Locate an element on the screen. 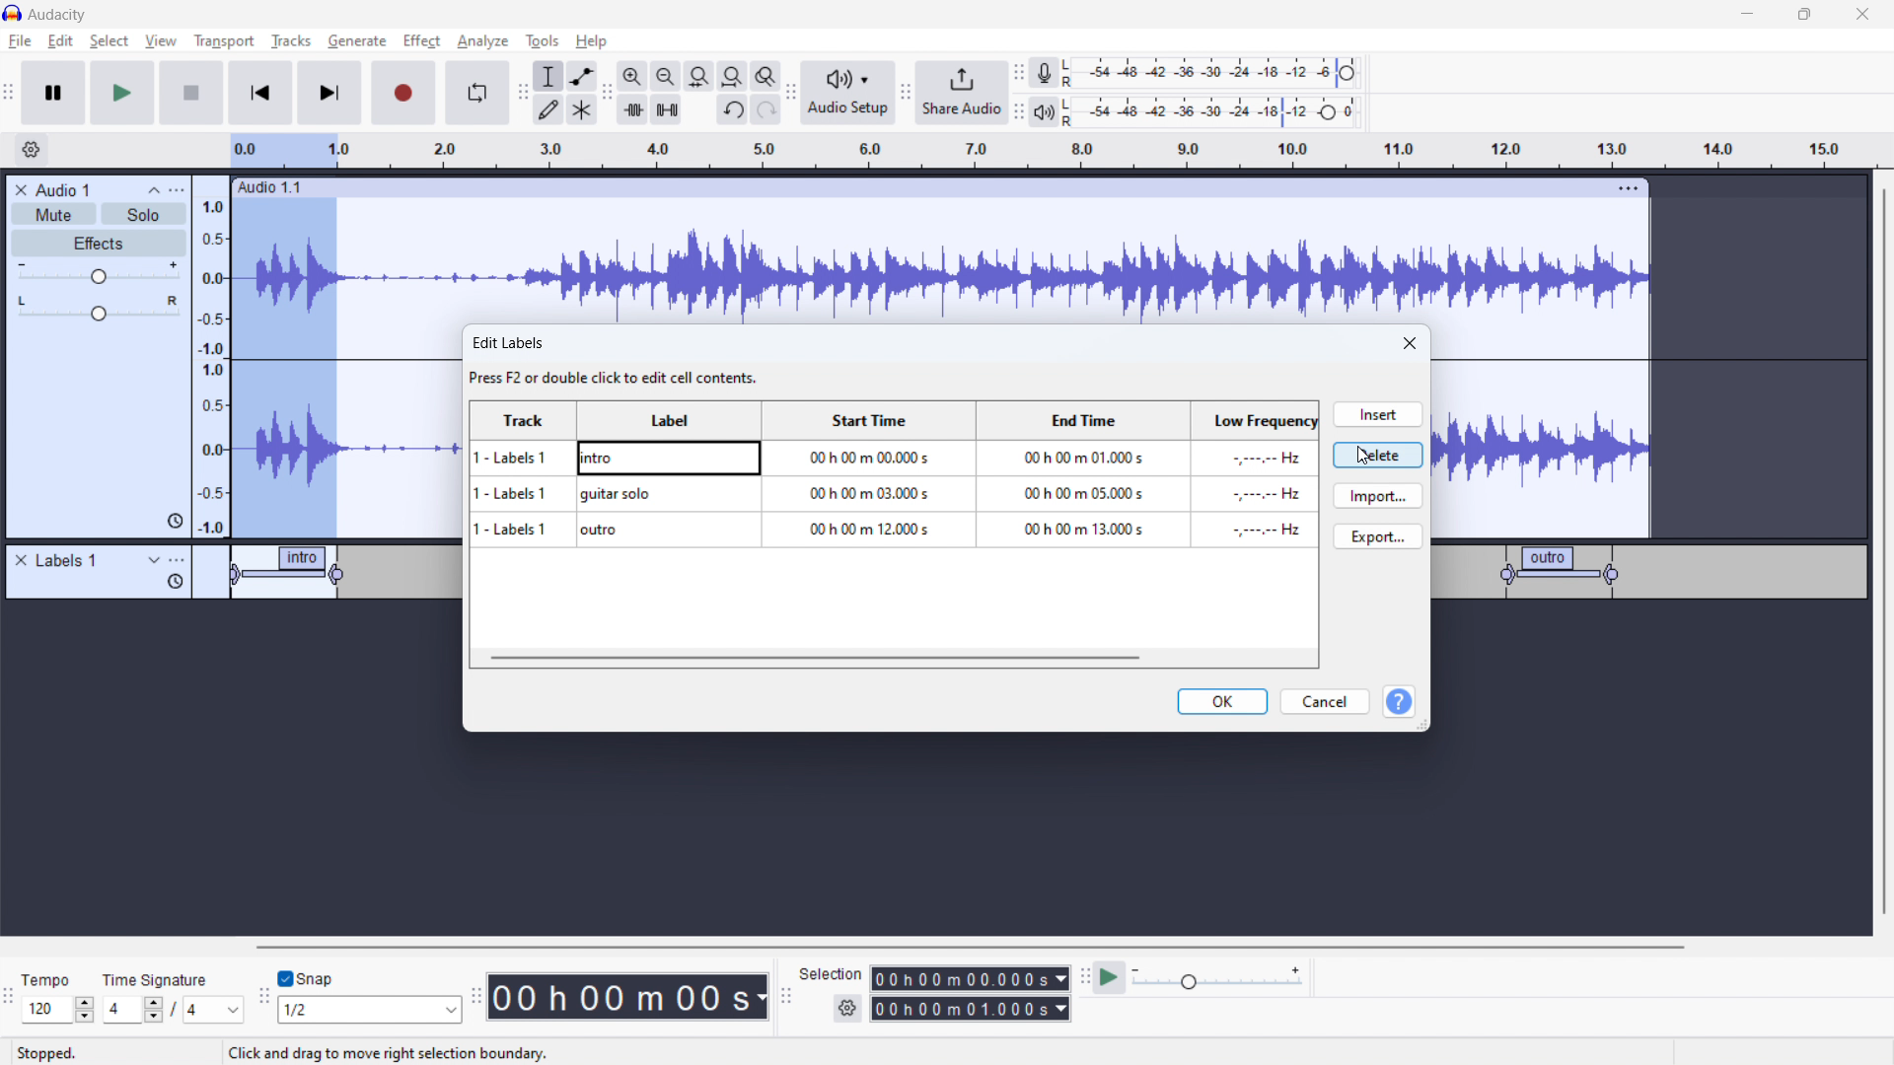 The image size is (1894, 1065). view is located at coordinates (161, 40).